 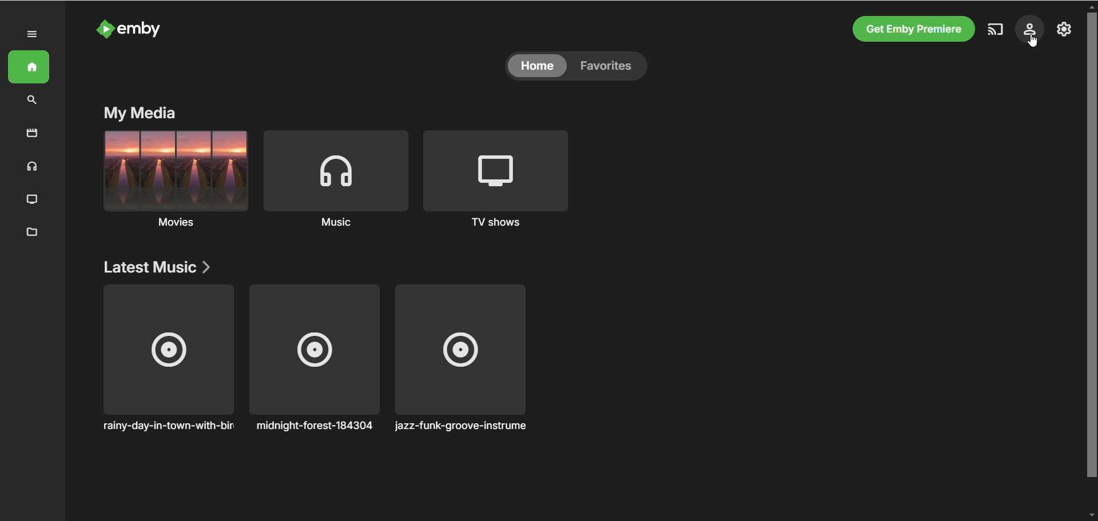 What do you see at coordinates (994, 30) in the screenshot?
I see `play on another device` at bounding box center [994, 30].